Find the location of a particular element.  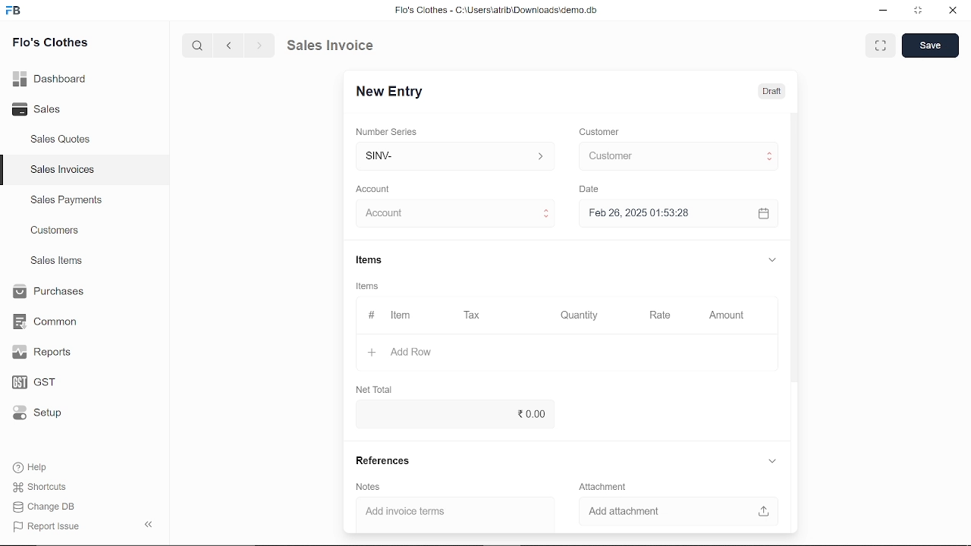

Help is located at coordinates (40, 467).